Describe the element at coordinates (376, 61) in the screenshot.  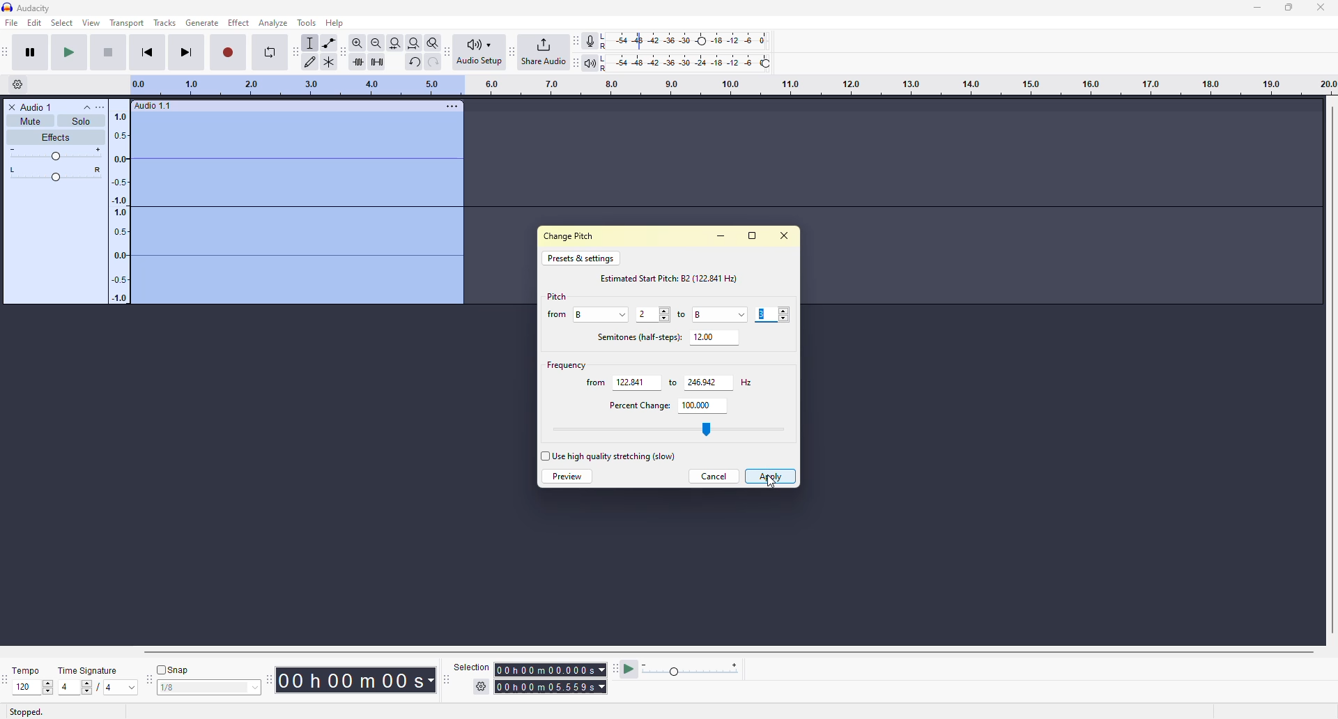
I see `silence audio selection` at that location.